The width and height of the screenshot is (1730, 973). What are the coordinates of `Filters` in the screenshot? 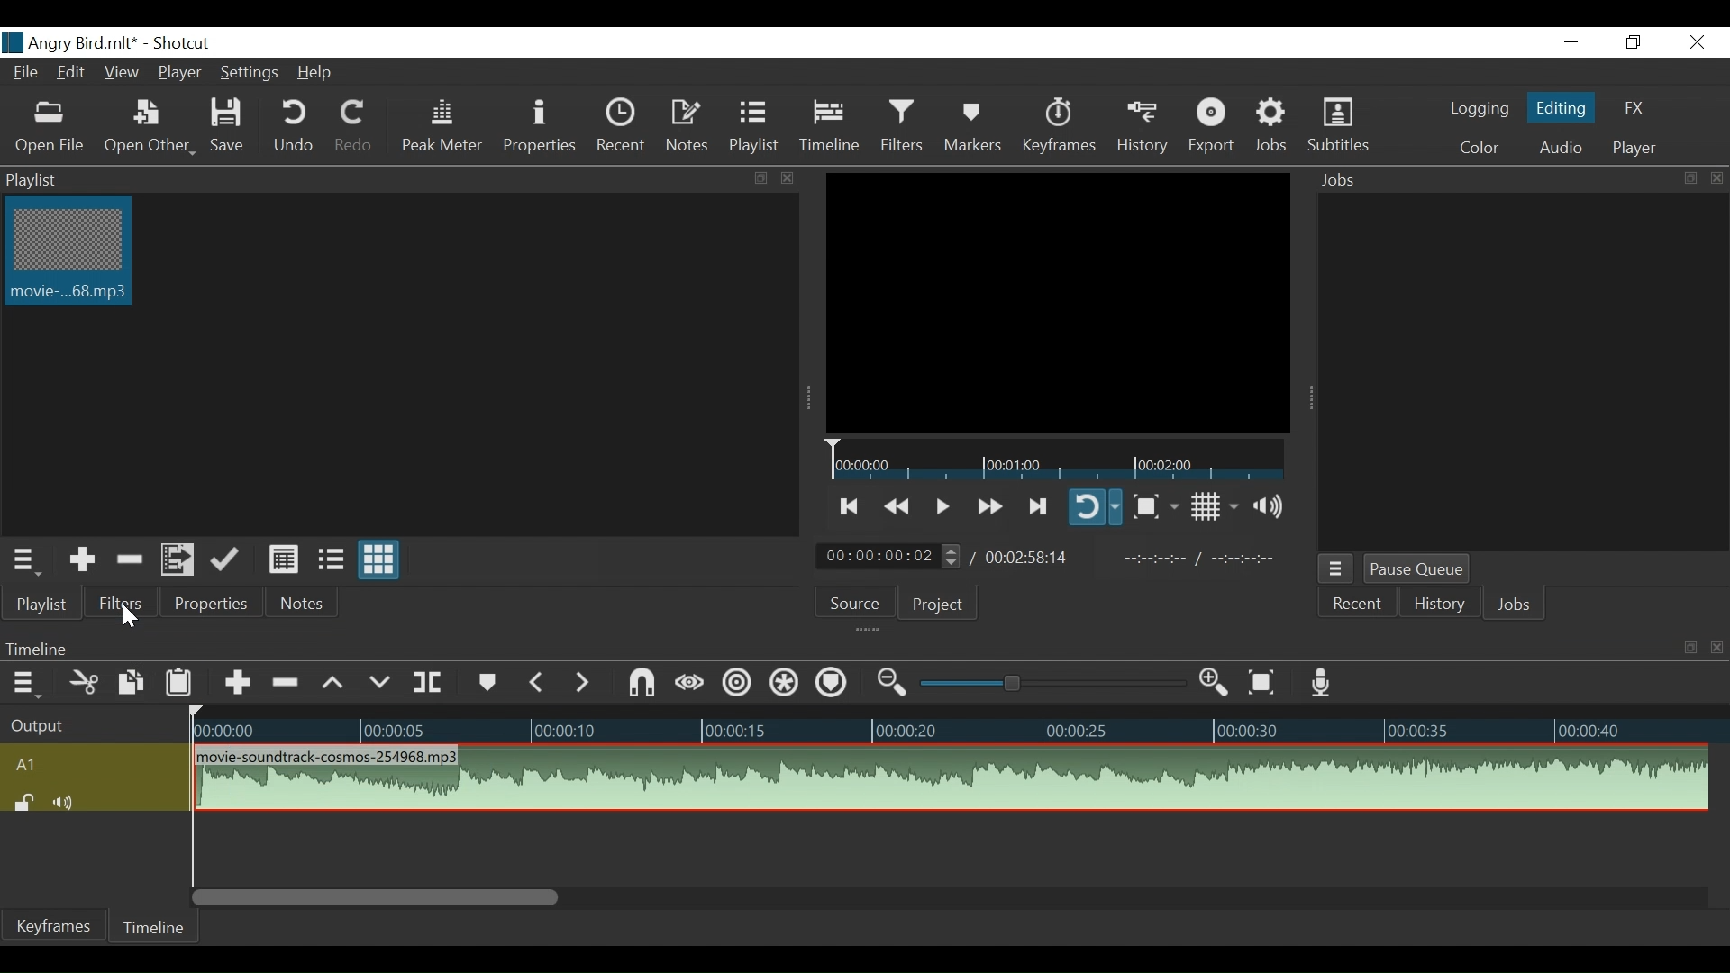 It's located at (902, 126).